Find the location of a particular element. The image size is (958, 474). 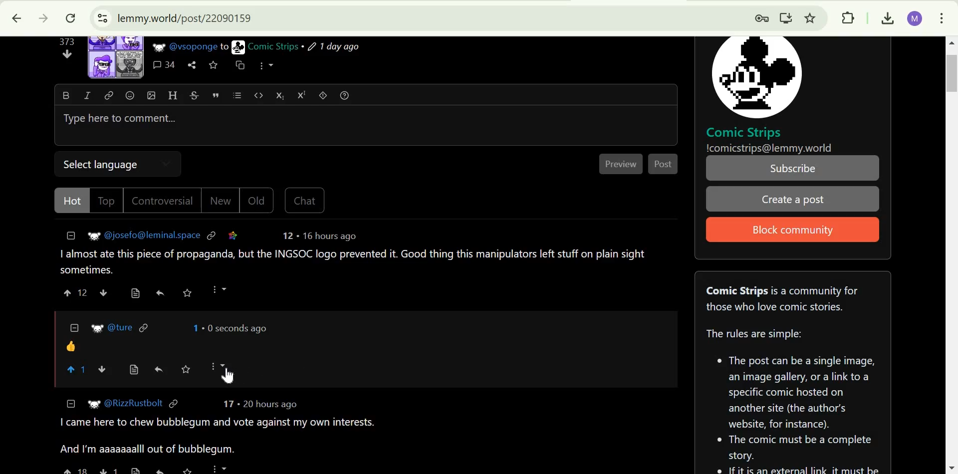

About section is located at coordinates (783, 298).